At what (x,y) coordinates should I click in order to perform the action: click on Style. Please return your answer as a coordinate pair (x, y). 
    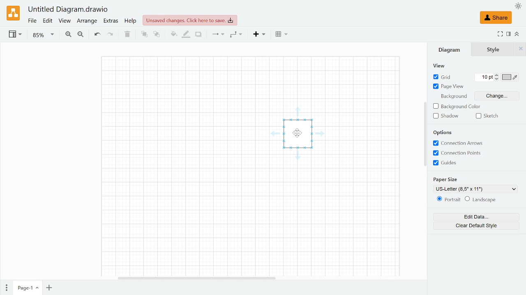
    Looking at the image, I should click on (493, 50).